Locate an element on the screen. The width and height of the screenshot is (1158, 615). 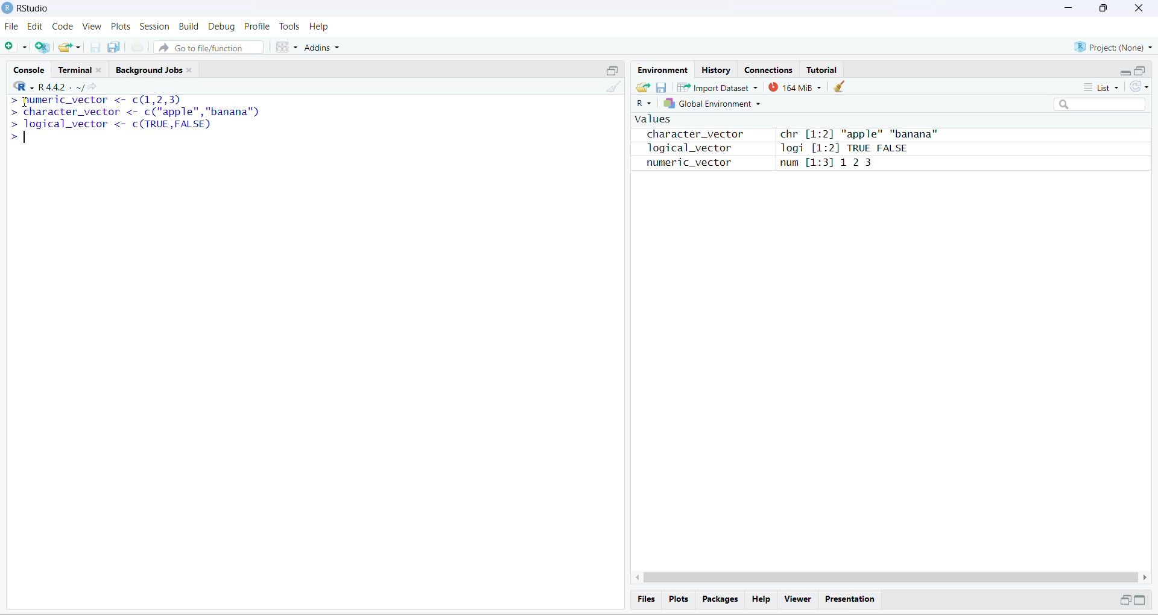
minimize is located at coordinates (1123, 600).